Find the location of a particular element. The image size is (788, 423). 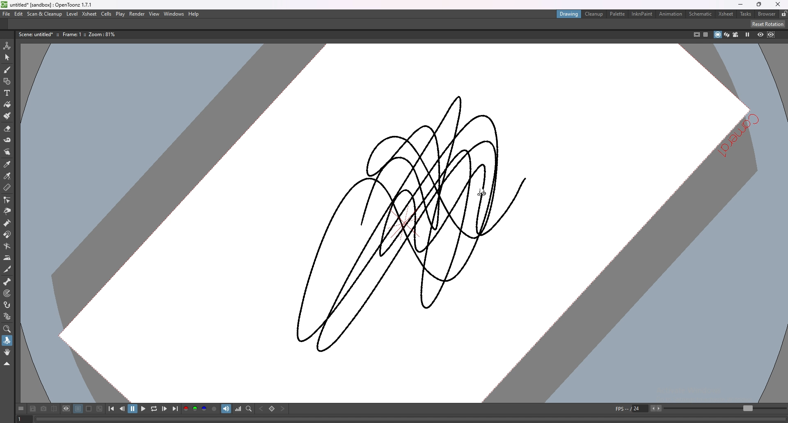

selection tool is located at coordinates (7, 57).